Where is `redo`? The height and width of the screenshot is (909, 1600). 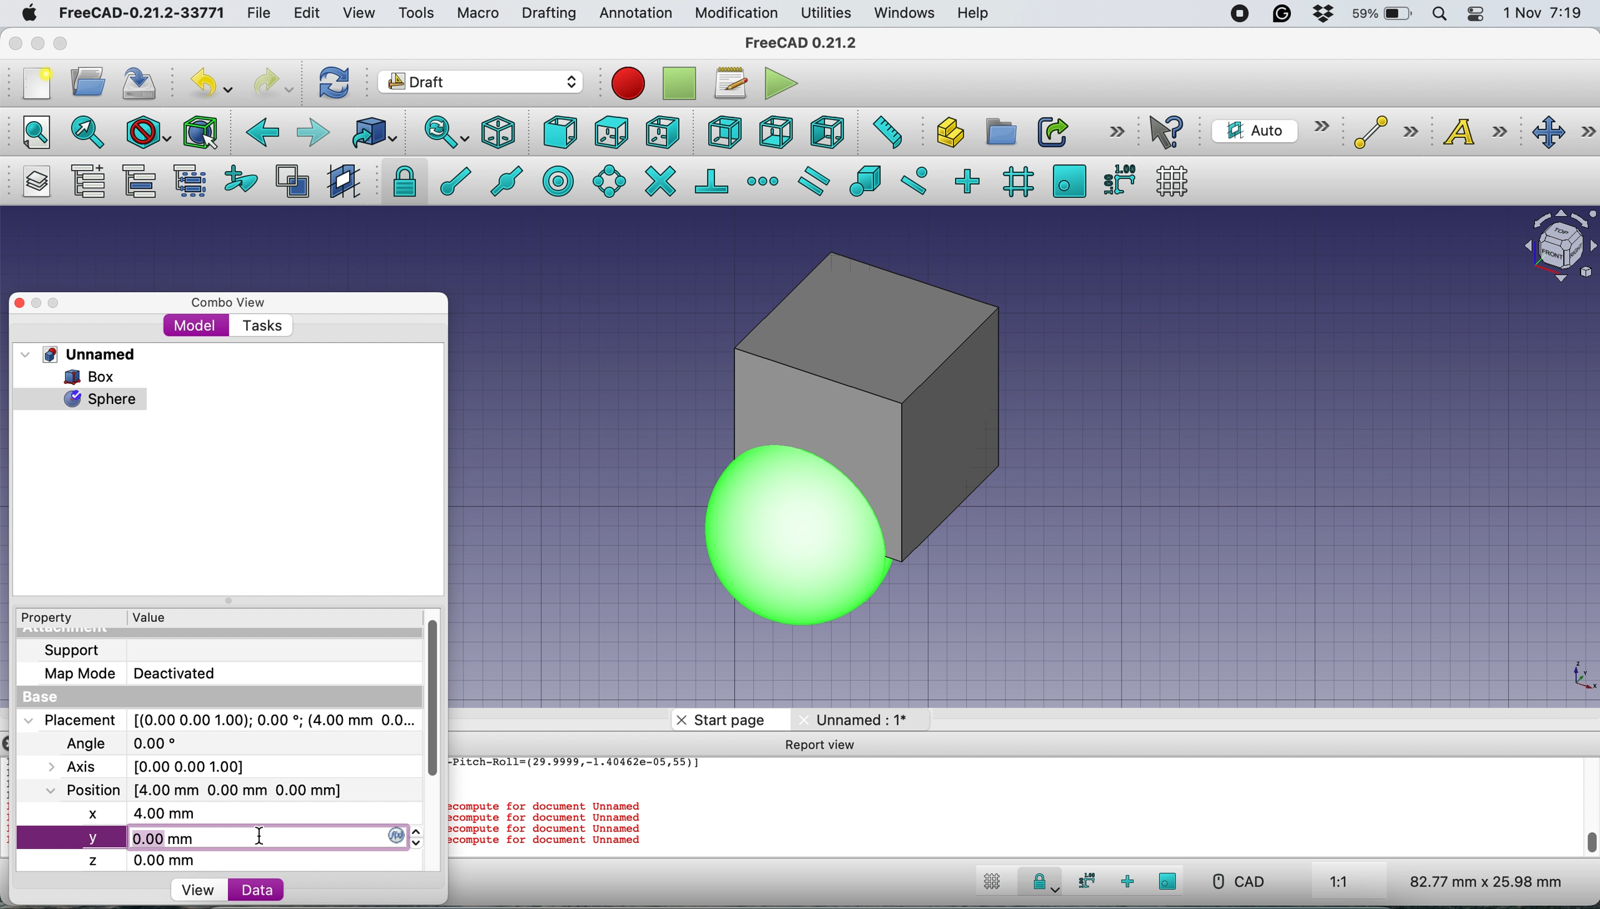
redo is located at coordinates (274, 81).